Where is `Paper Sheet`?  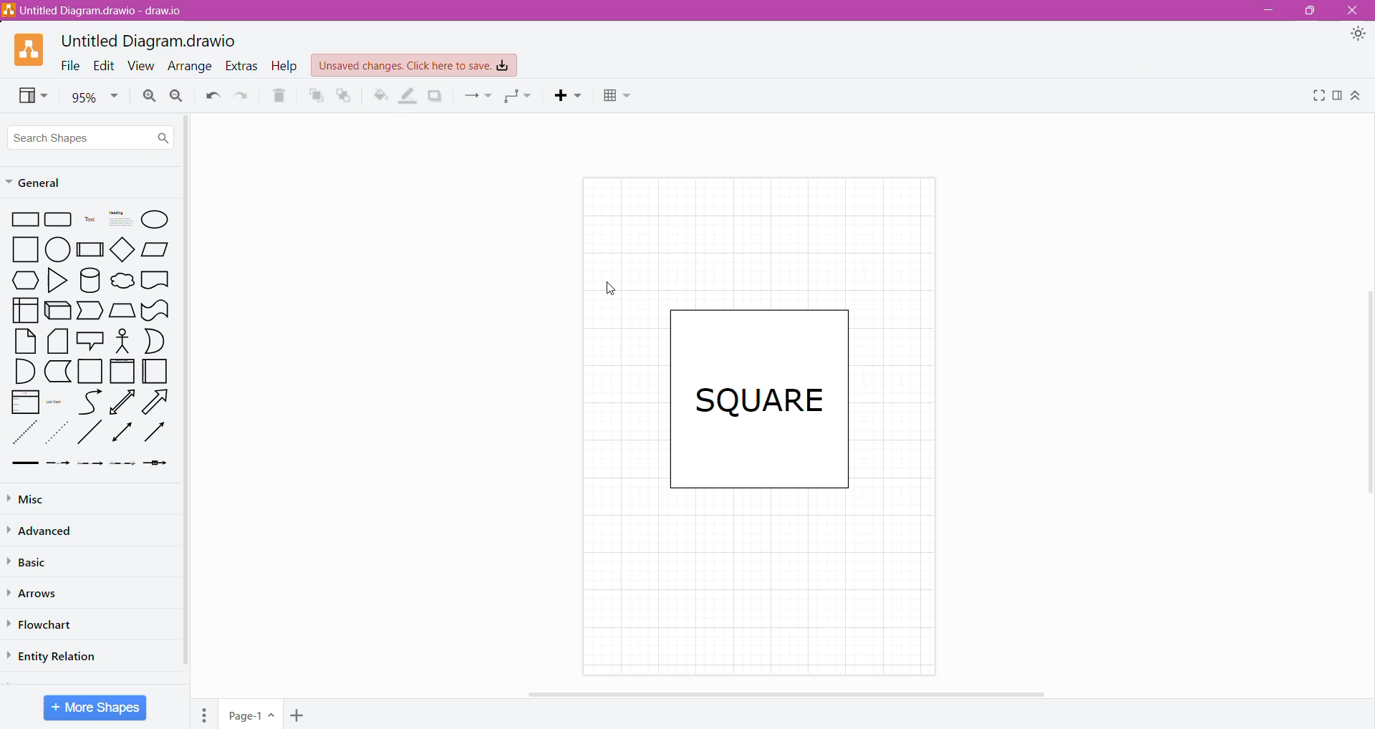
Paper Sheet is located at coordinates (23, 342).